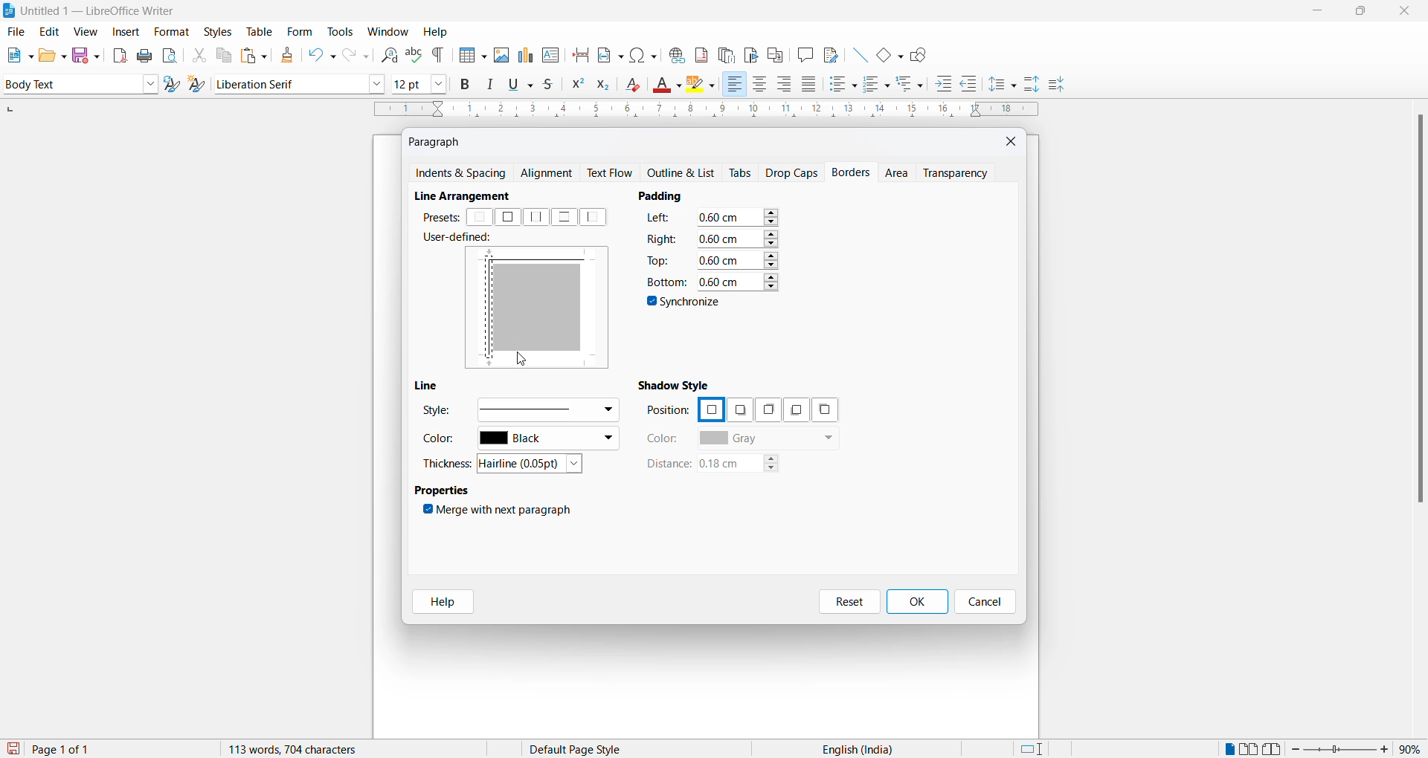 This screenshot has width=1428, height=758. I want to click on window, so click(389, 32).